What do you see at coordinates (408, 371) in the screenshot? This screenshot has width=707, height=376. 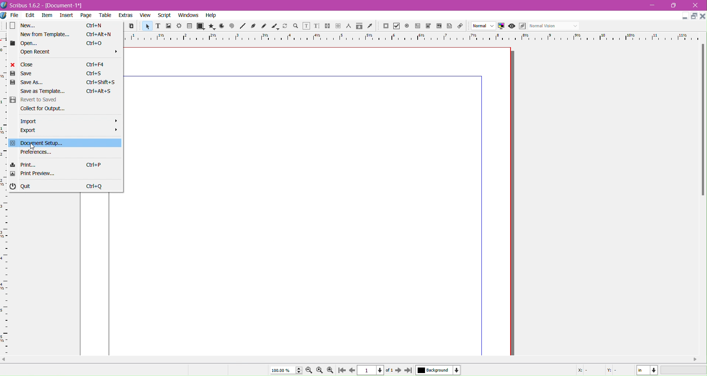 I see `go to last page` at bounding box center [408, 371].